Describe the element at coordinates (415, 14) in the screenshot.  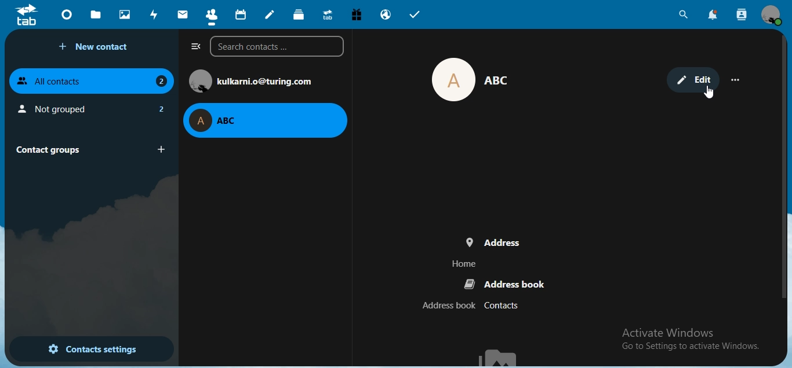
I see `tasks` at that location.